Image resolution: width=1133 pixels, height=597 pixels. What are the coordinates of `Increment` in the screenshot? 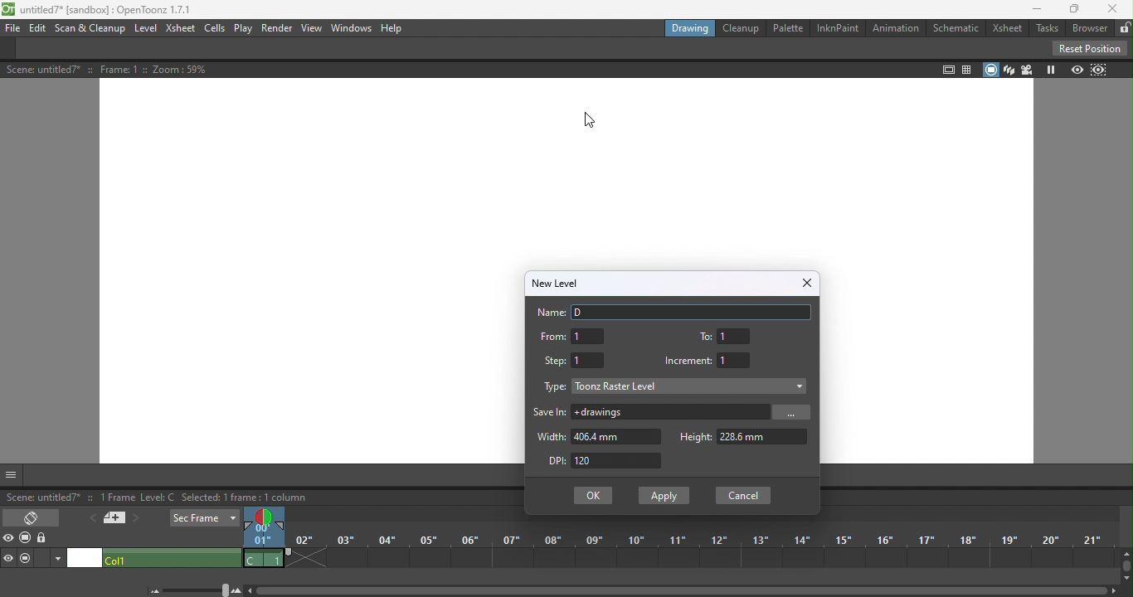 It's located at (711, 361).